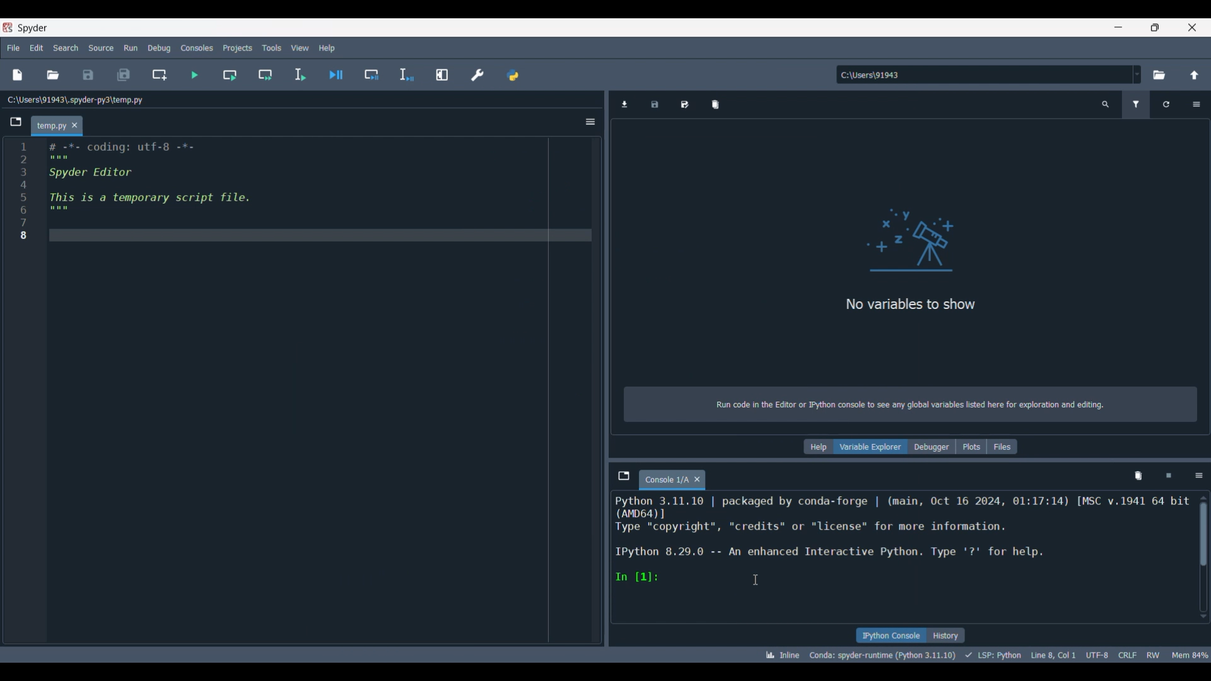 This screenshot has width=1211, height=681. What do you see at coordinates (272, 48) in the screenshot?
I see `Tools menu` at bounding box center [272, 48].